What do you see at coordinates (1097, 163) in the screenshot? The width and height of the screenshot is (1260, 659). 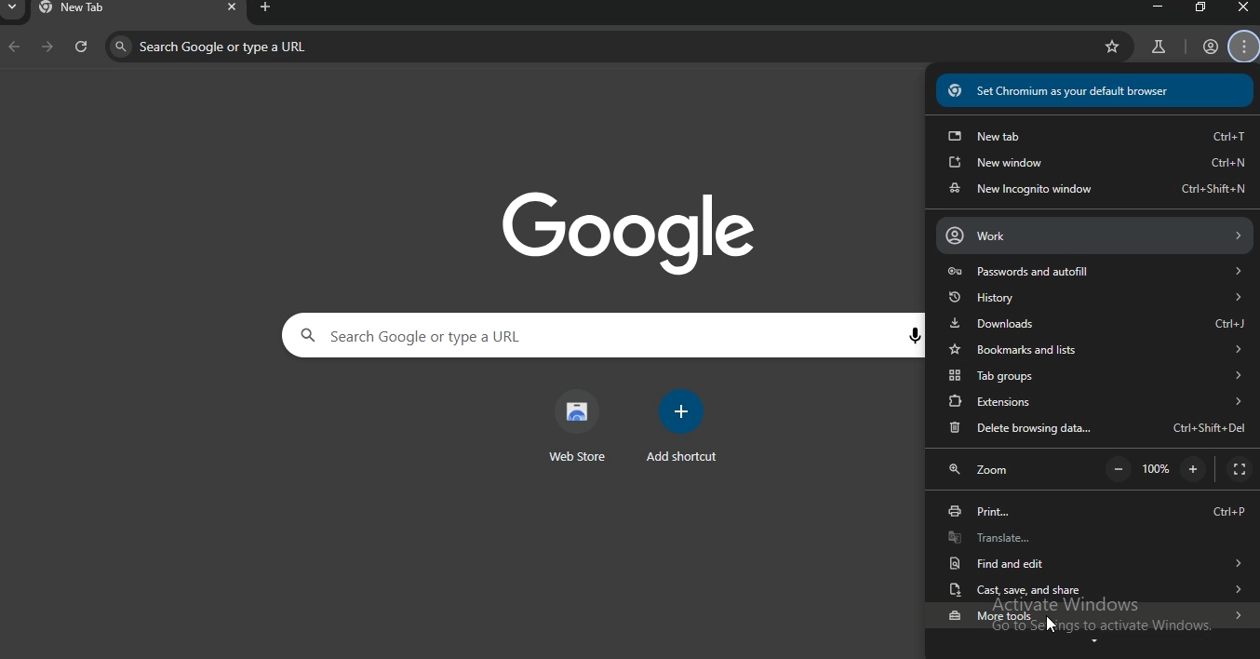 I see `new window` at bounding box center [1097, 163].